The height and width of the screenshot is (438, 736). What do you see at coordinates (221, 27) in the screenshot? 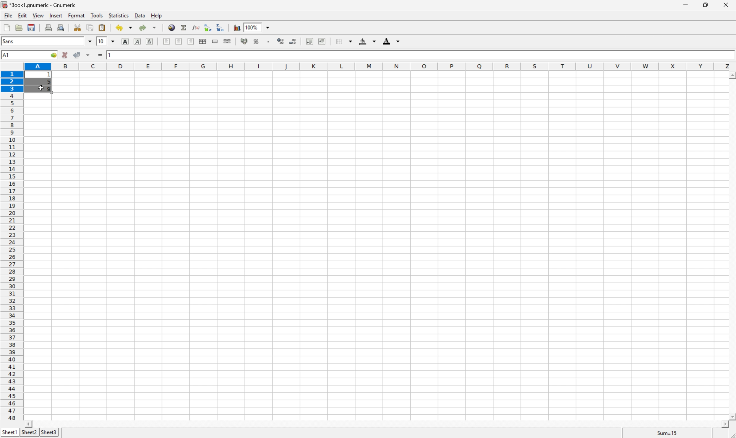
I see `Sort the selected region in descending order based on the first column selected` at bounding box center [221, 27].